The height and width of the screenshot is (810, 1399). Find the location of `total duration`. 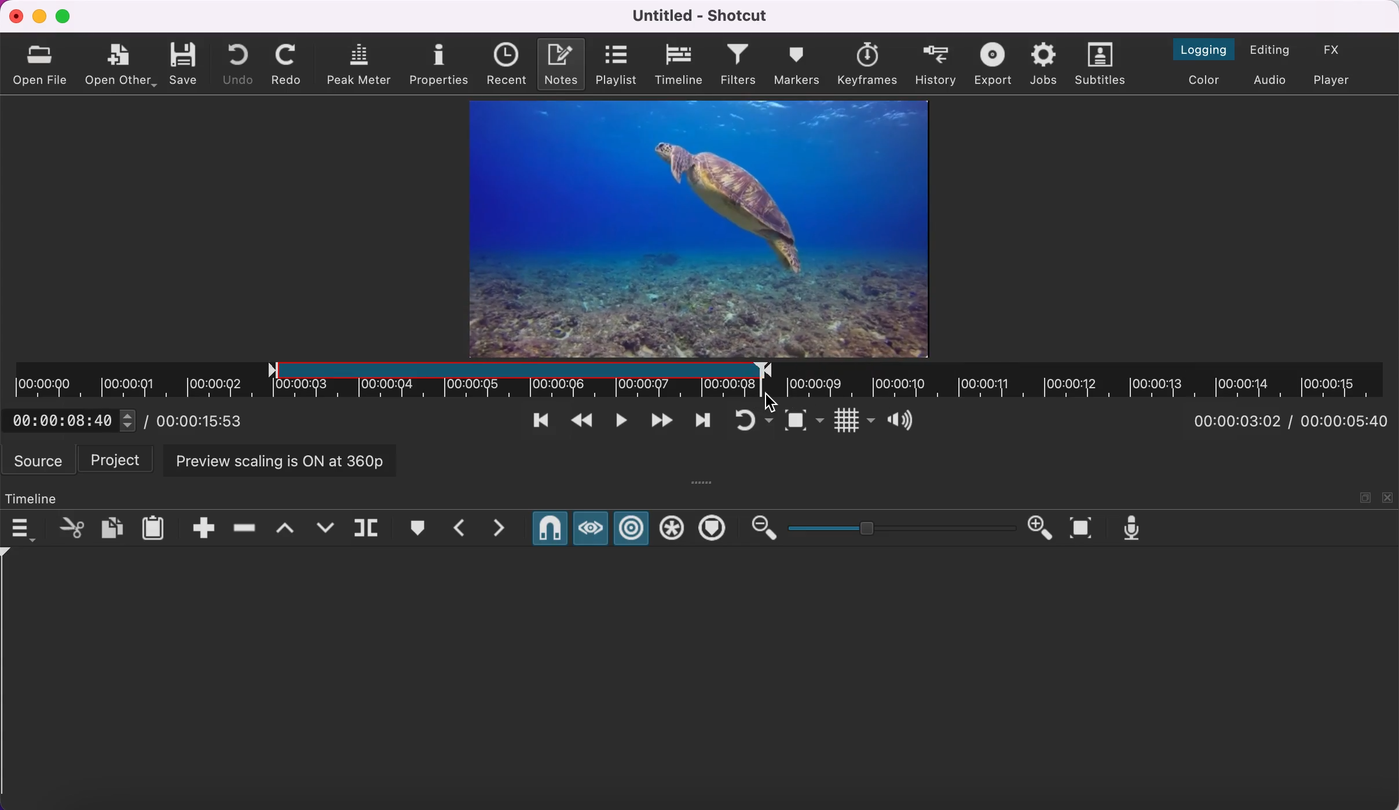

total duration is located at coordinates (210, 422).